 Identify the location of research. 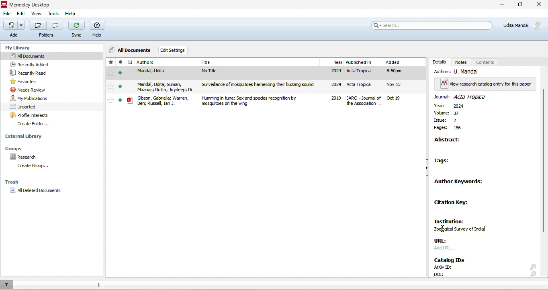
(27, 157).